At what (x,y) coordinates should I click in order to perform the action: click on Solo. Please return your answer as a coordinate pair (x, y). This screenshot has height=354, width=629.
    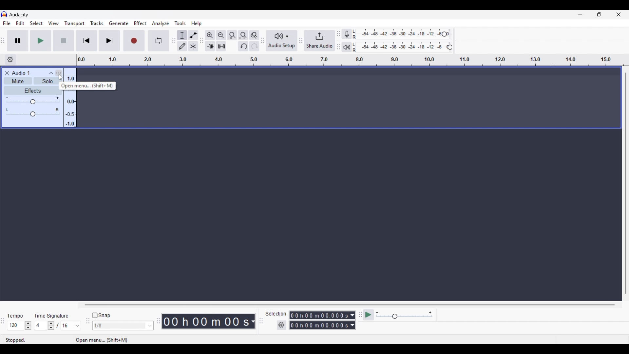
    Looking at the image, I should click on (48, 81).